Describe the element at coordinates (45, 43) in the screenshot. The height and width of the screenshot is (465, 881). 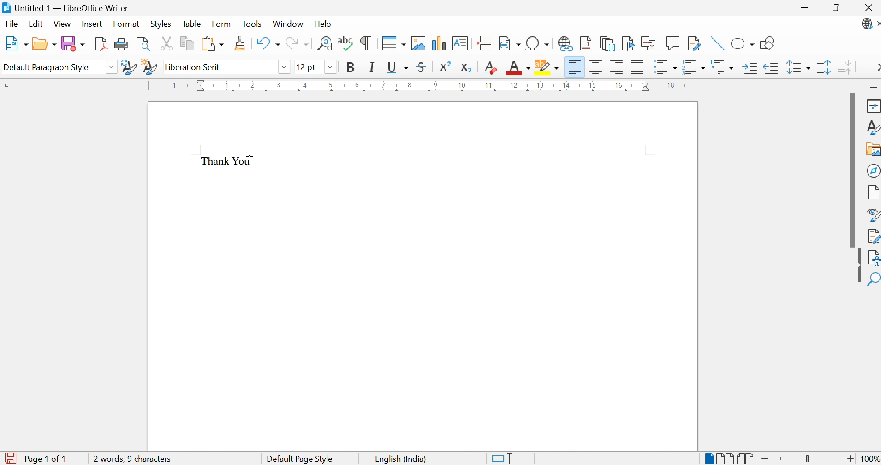
I see `Open` at that location.